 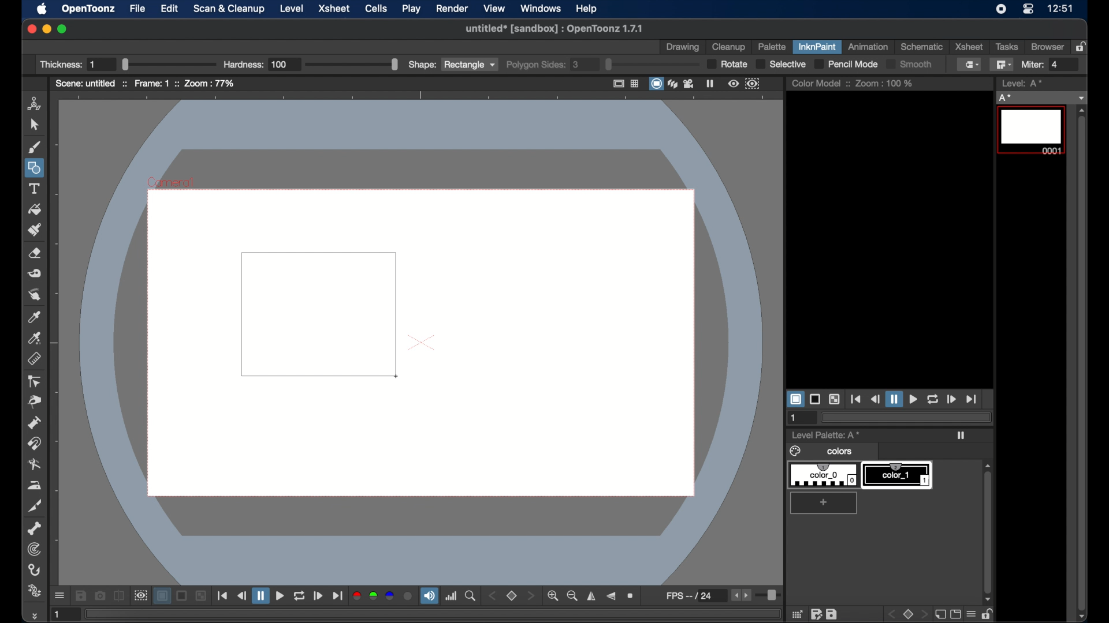 I want to click on brush tool, so click(x=35, y=148).